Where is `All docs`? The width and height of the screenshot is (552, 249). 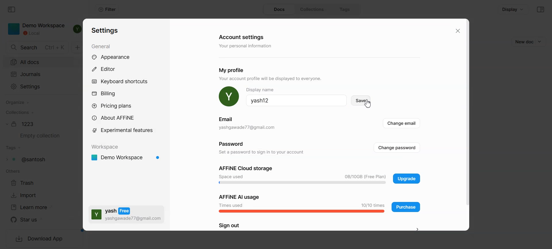 All docs is located at coordinates (39, 61).